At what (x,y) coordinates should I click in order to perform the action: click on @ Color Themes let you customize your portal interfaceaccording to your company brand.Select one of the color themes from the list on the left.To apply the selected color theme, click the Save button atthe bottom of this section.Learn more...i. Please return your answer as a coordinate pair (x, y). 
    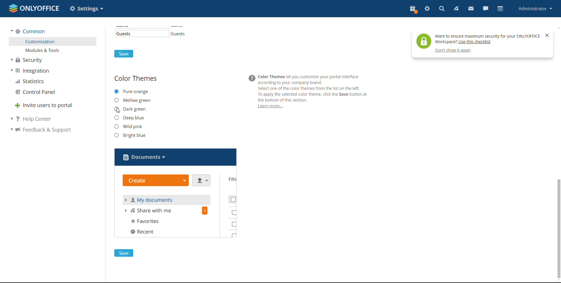
    Looking at the image, I should click on (309, 92).